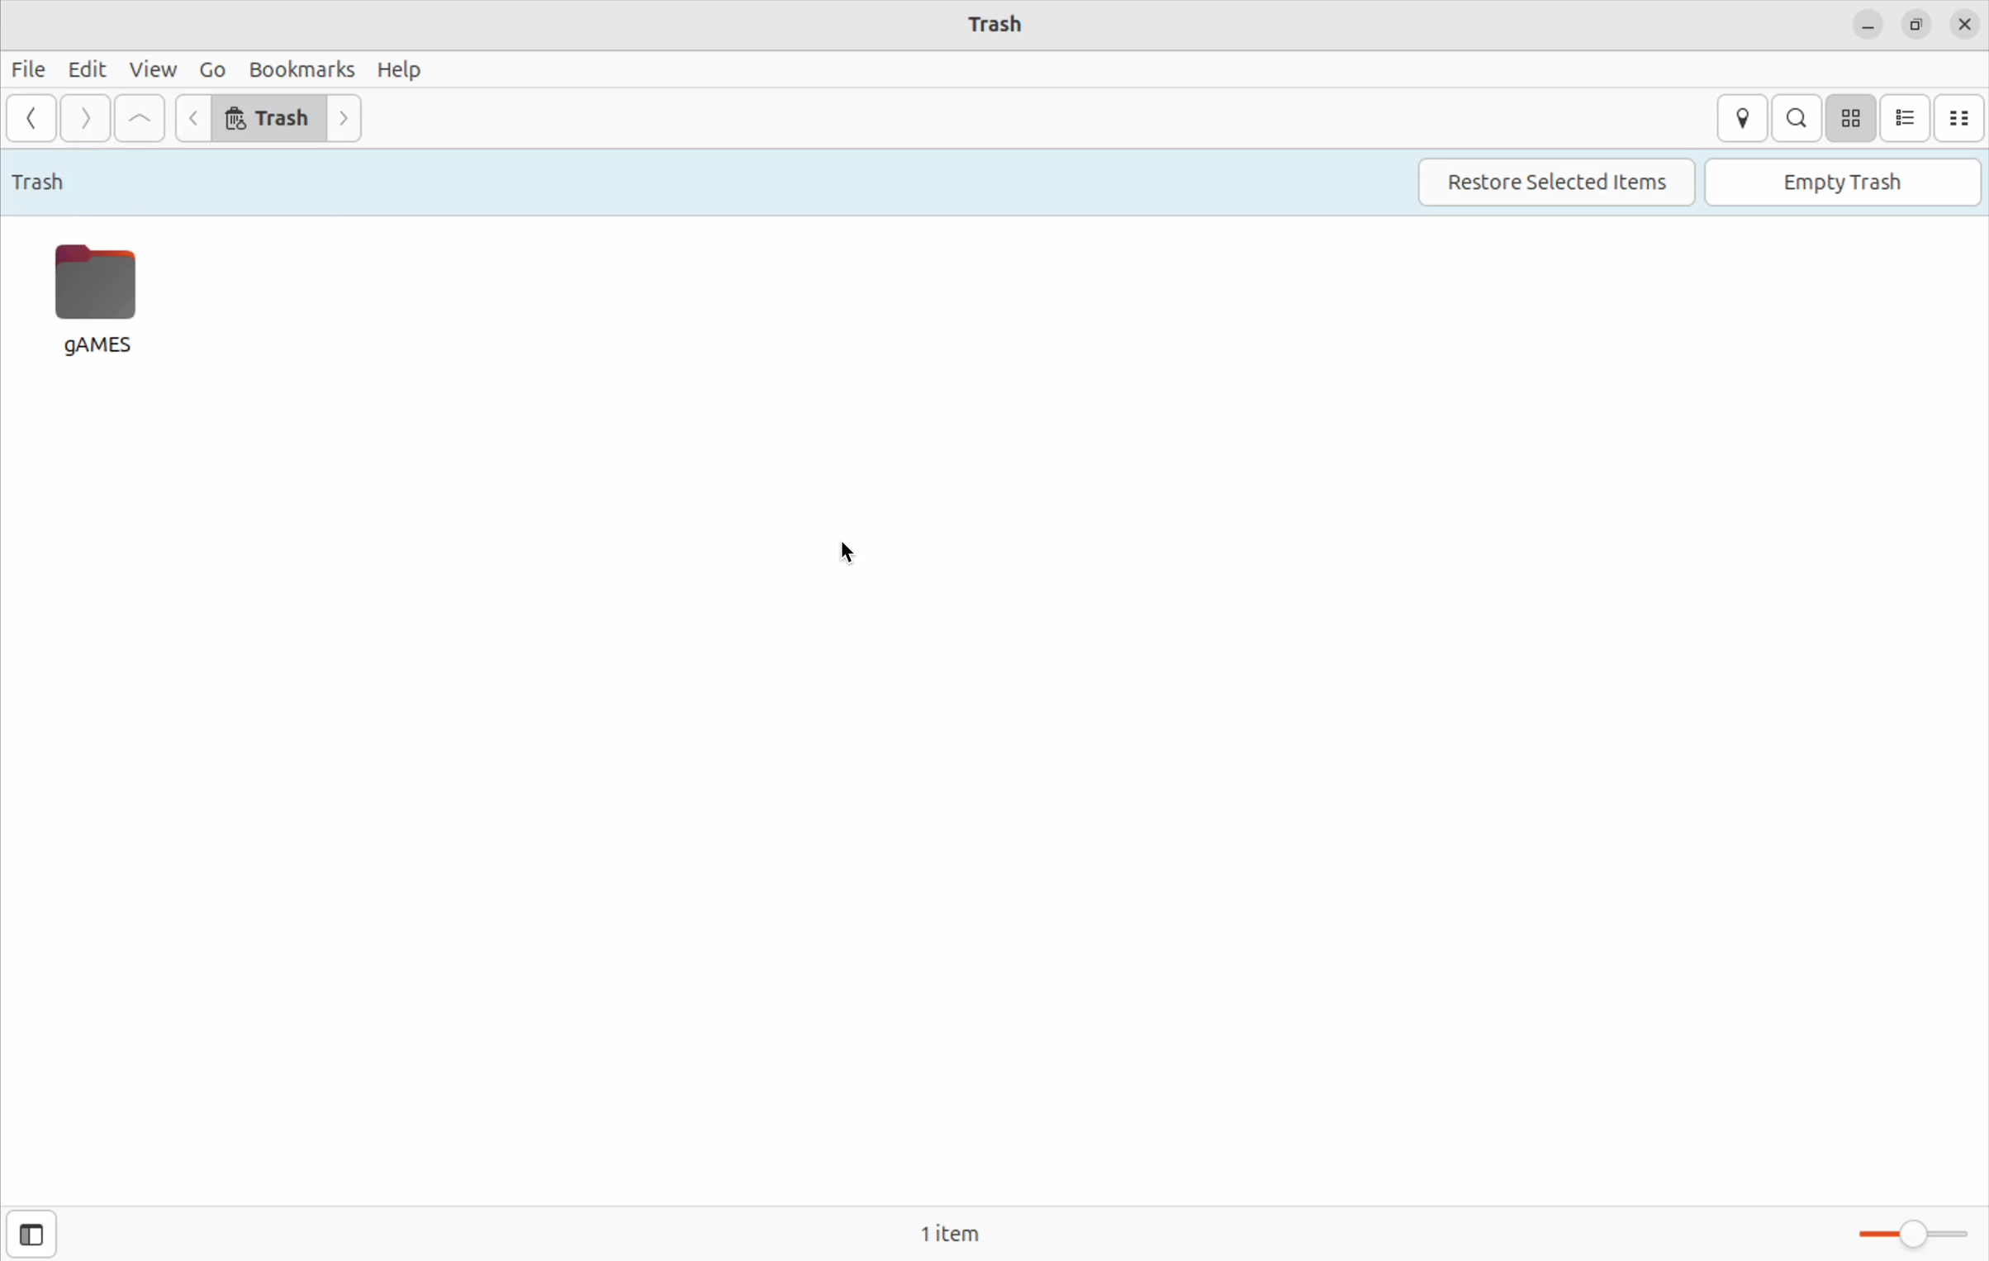 This screenshot has height=1261, width=1989. Describe the element at coordinates (191, 116) in the screenshot. I see `go back` at that location.